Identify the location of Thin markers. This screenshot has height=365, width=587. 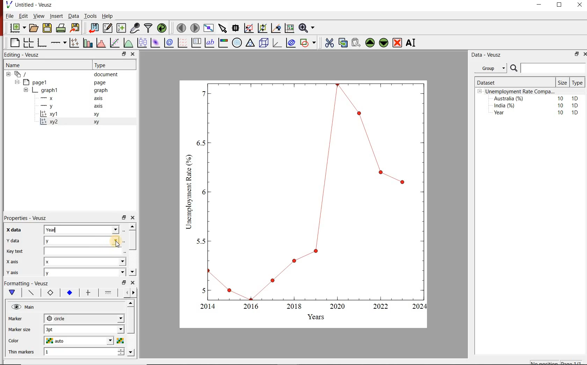
(22, 352).